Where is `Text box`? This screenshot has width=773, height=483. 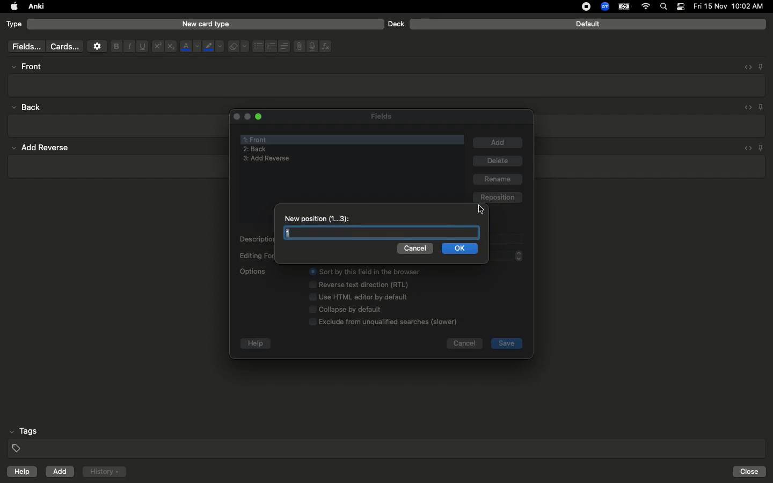
Text box is located at coordinates (383, 232).